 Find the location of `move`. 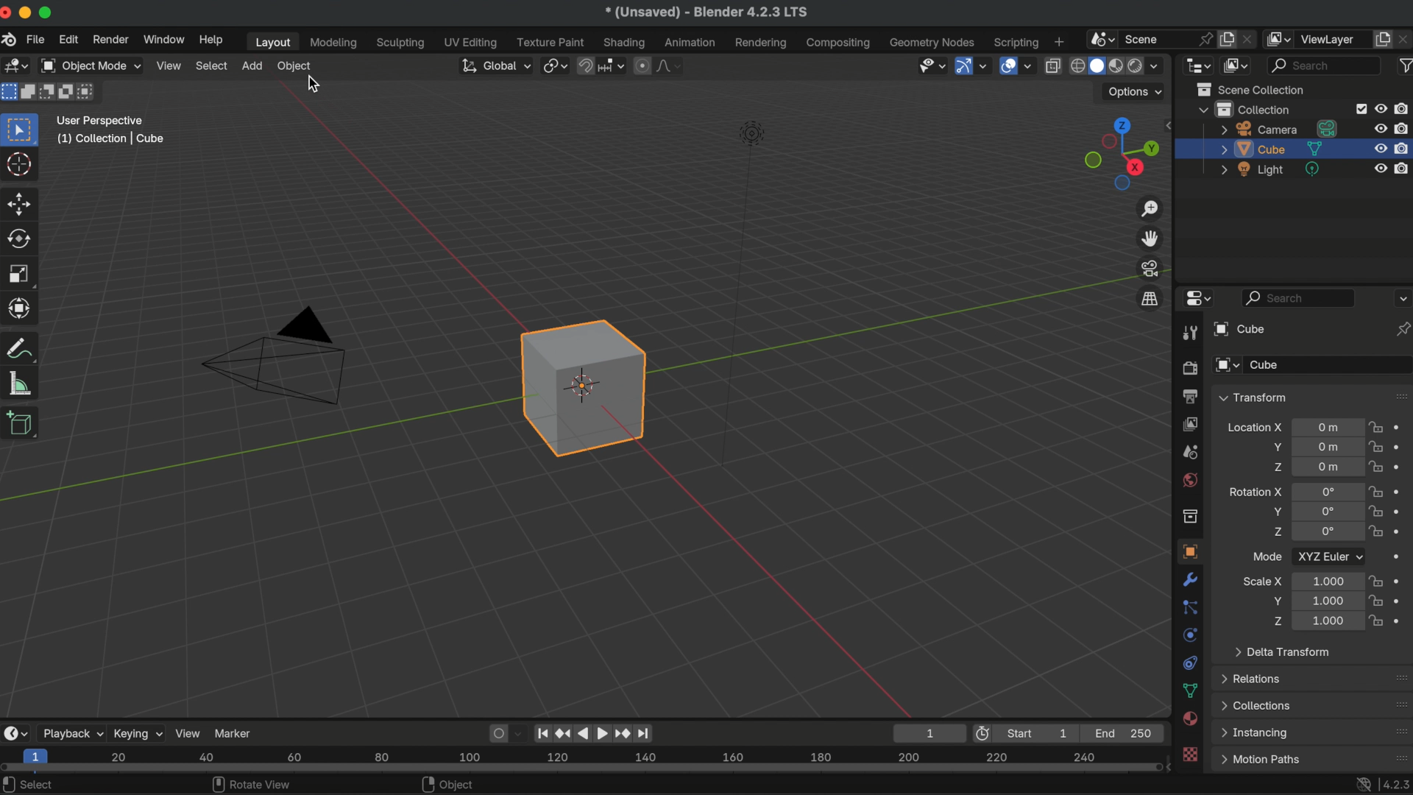

move is located at coordinates (21, 202).